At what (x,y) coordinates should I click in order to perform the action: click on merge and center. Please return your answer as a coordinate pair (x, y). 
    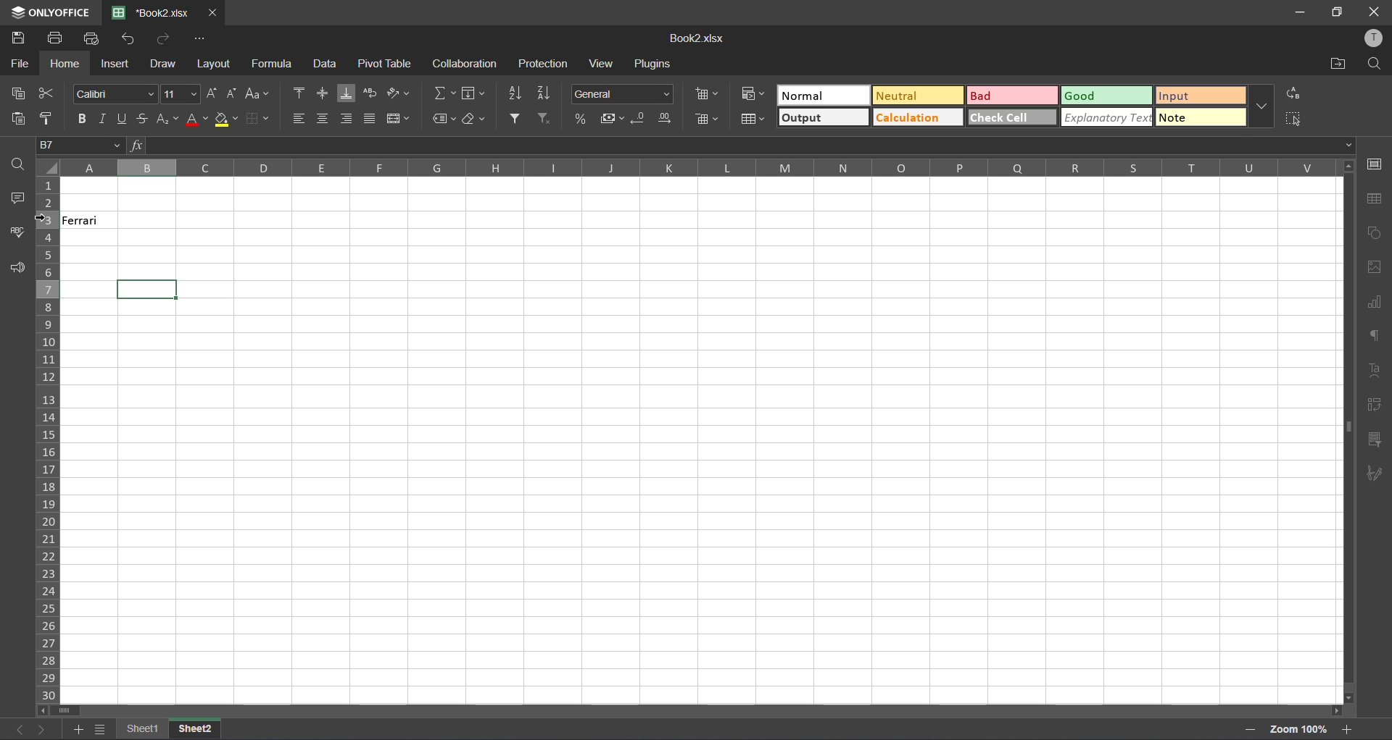
    Looking at the image, I should click on (398, 119).